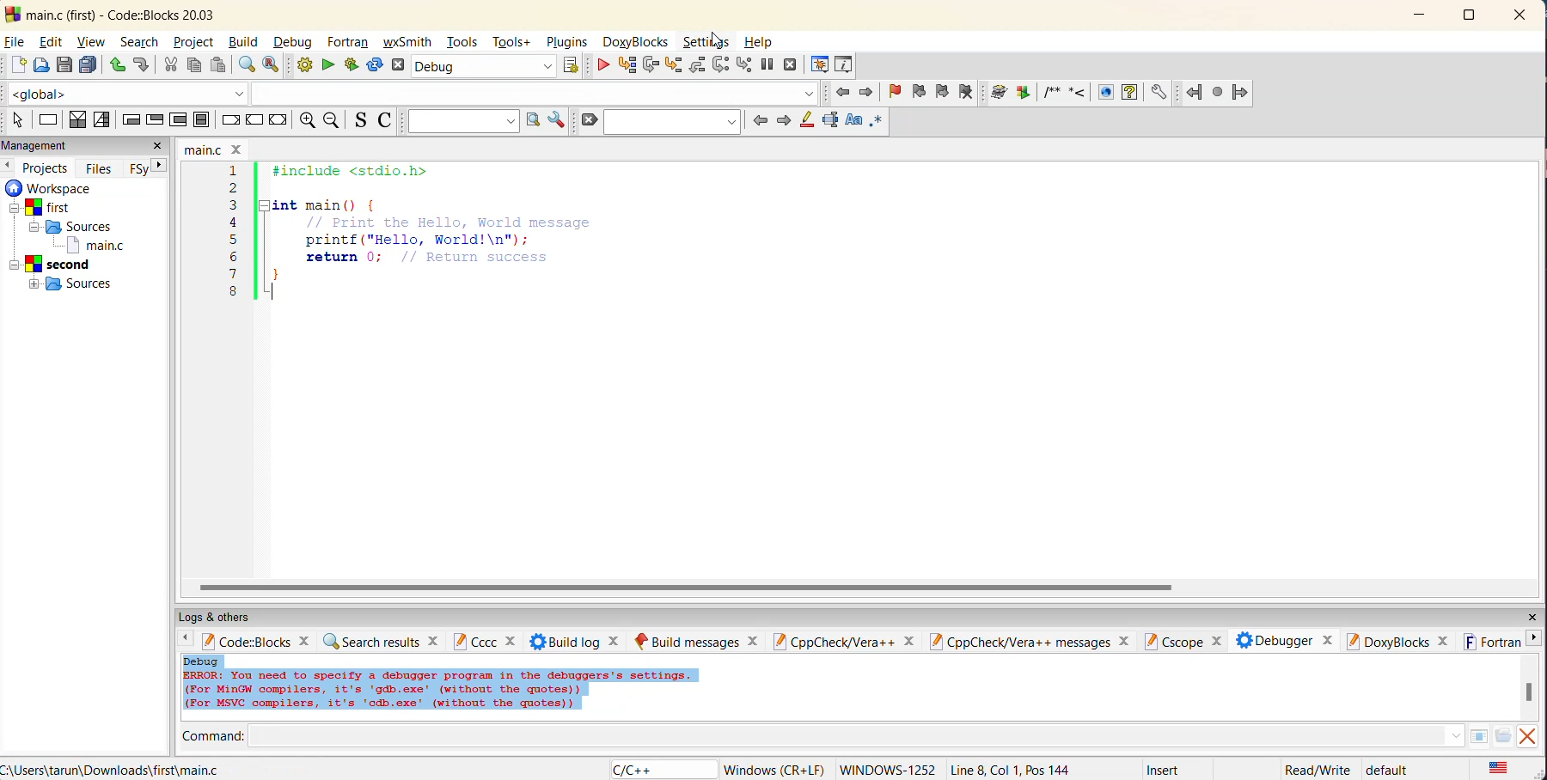 Image resolution: width=1547 pixels, height=780 pixels. Describe the element at coordinates (870, 94) in the screenshot. I see `jump forward` at that location.